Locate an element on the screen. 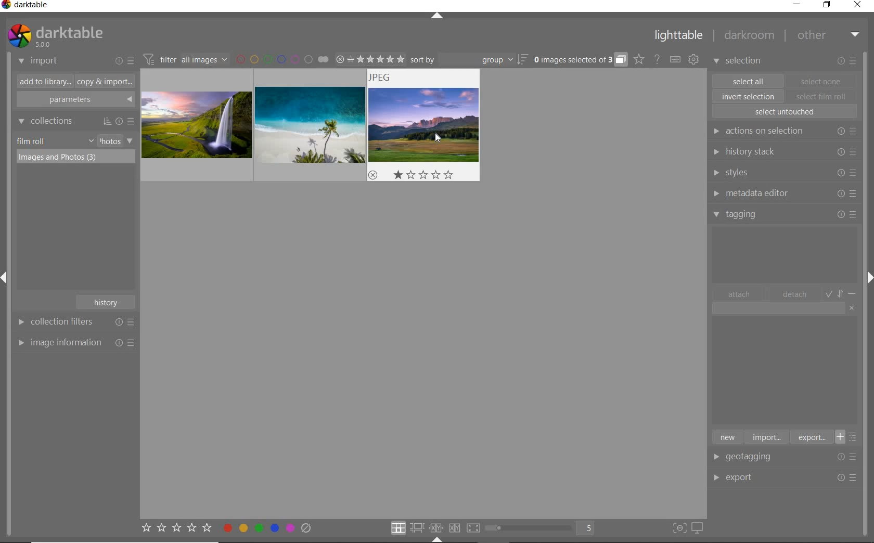 The image size is (874, 543). actions on selection is located at coordinates (782, 131).